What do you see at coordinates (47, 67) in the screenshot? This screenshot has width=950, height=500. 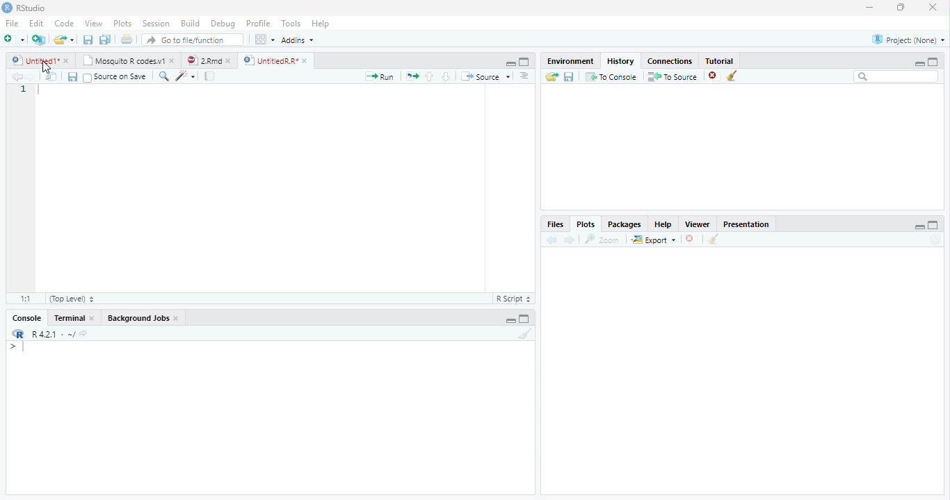 I see `Cursor` at bounding box center [47, 67].